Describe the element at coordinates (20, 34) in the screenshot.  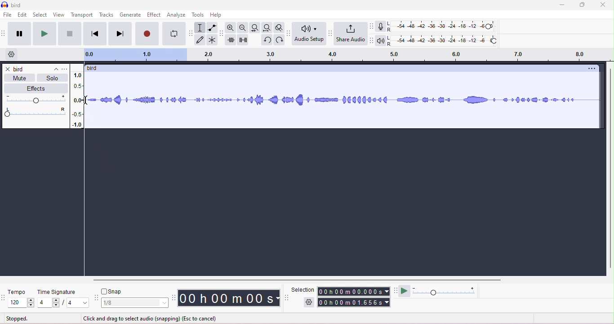
I see `pause` at that location.